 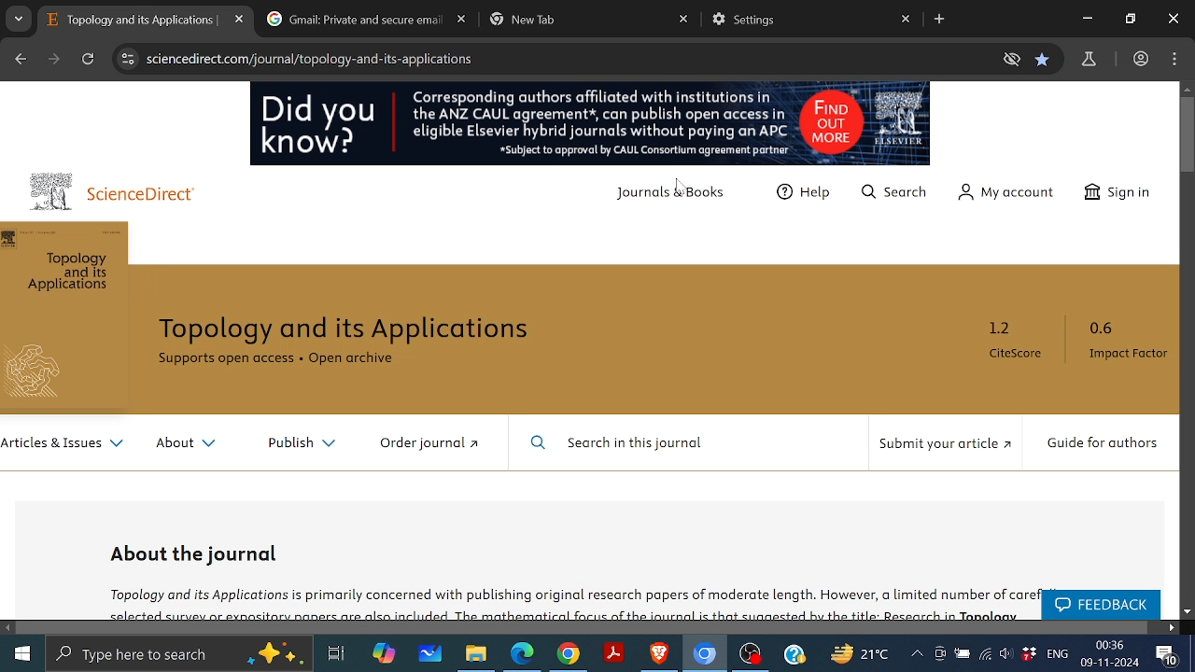 What do you see at coordinates (1188, 612) in the screenshot?
I see `move down` at bounding box center [1188, 612].